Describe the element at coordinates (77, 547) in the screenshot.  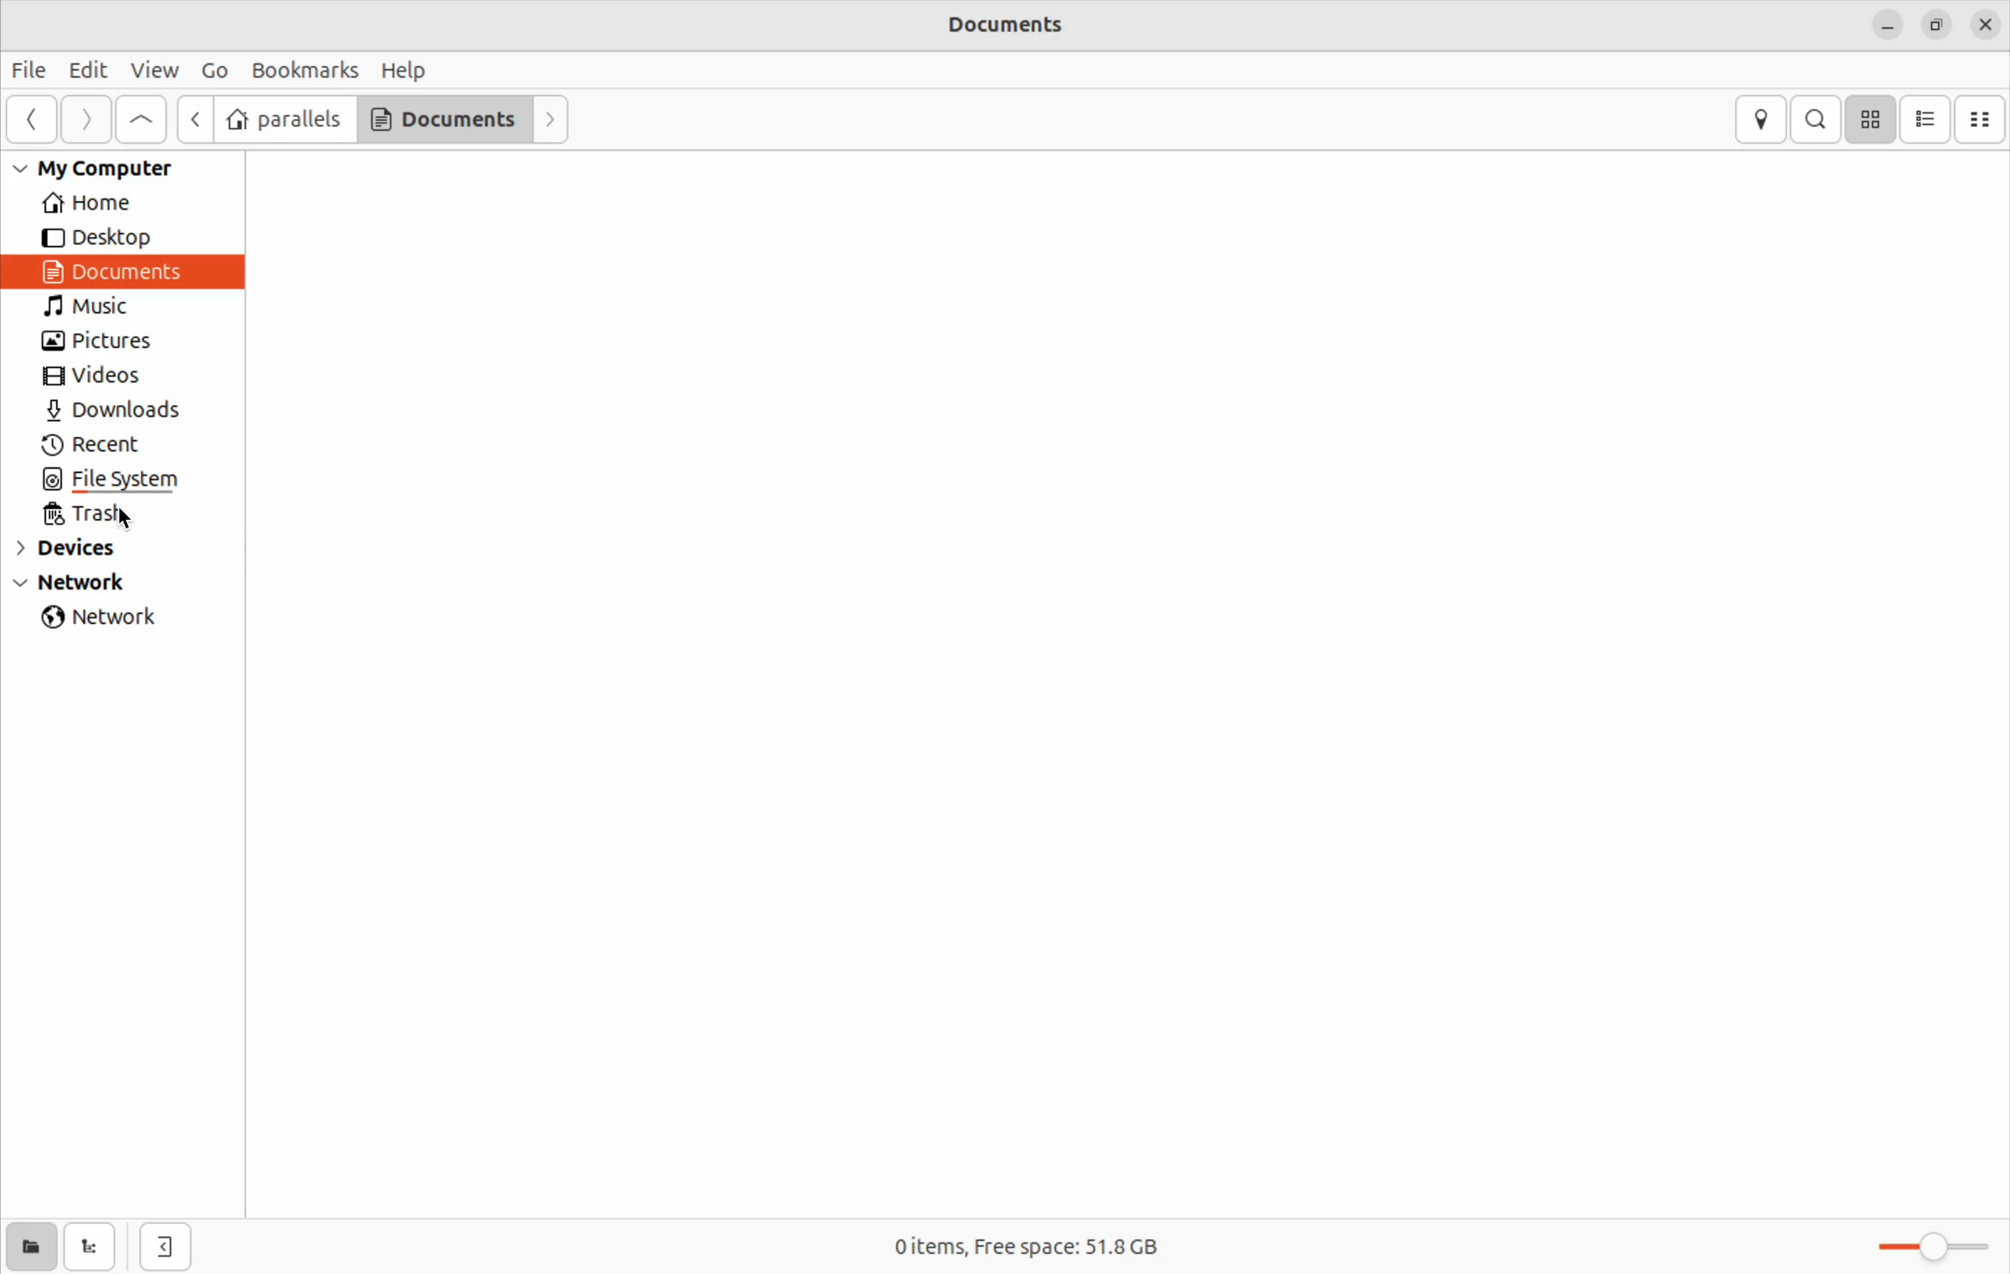
I see `devices` at that location.